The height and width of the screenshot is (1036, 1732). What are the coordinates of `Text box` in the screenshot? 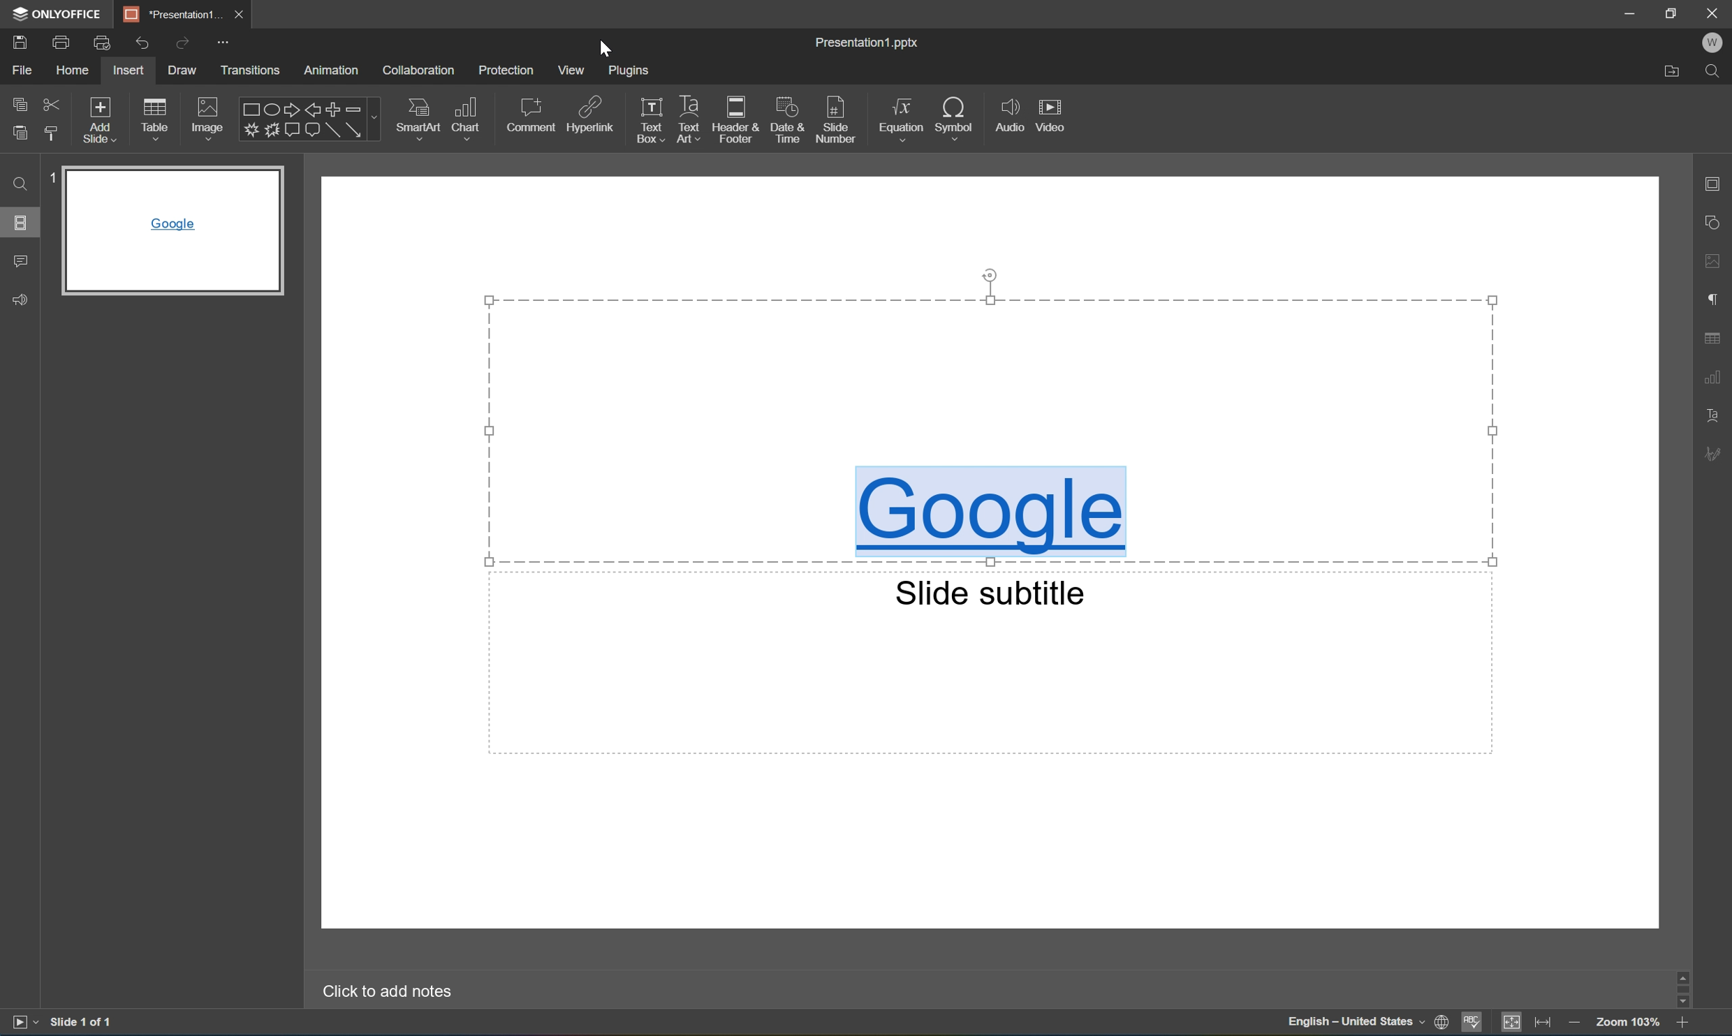 It's located at (649, 118).